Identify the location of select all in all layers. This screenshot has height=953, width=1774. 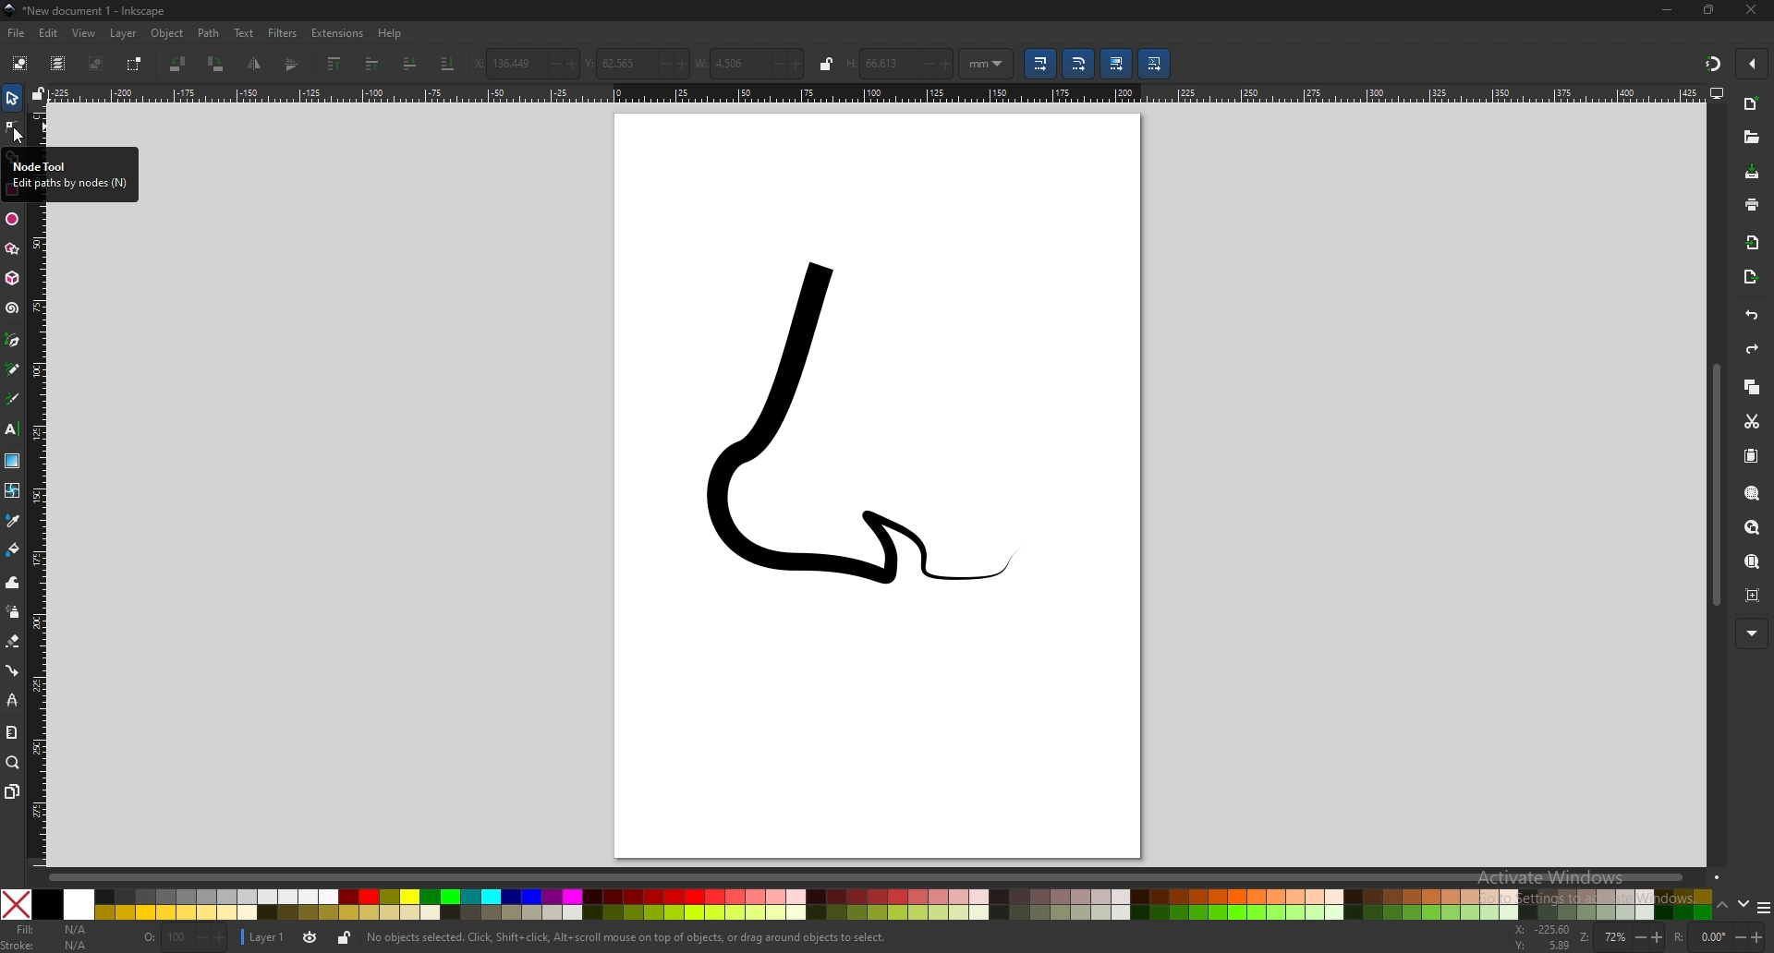
(61, 62).